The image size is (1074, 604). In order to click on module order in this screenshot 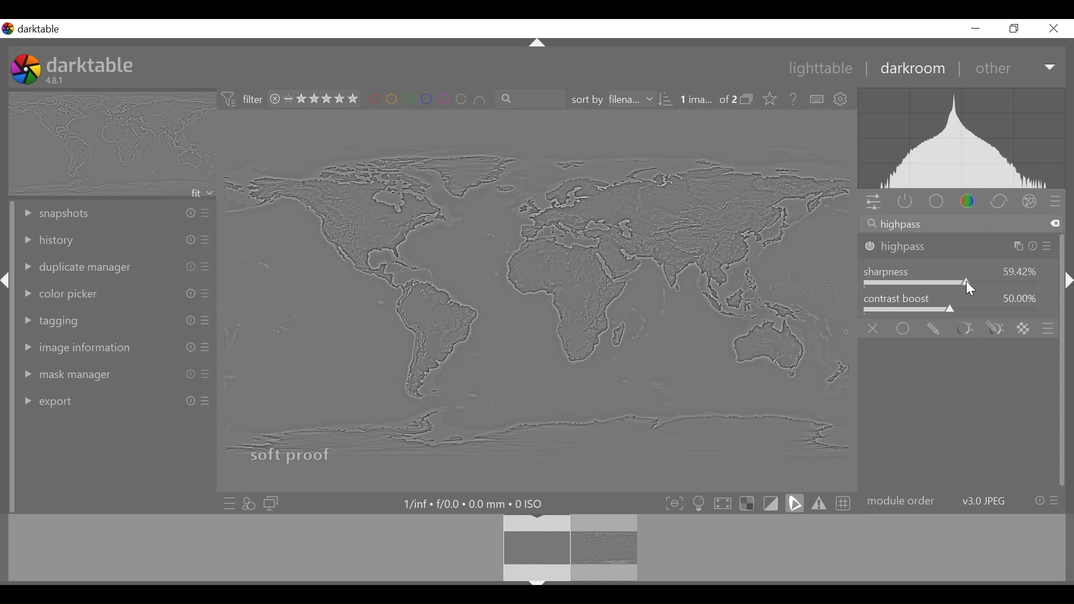, I will do `click(964, 502)`.